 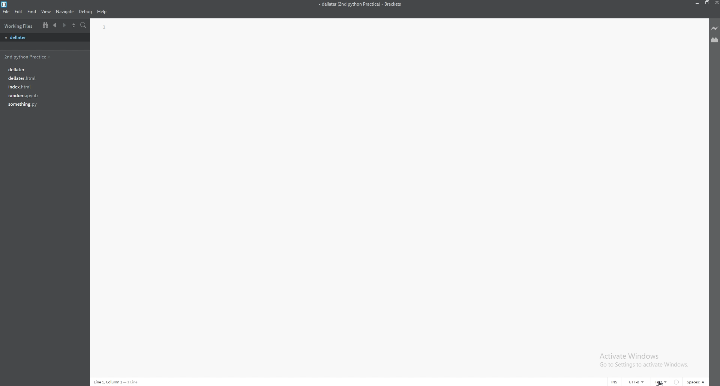 I want to click on description, so click(x=117, y=382).